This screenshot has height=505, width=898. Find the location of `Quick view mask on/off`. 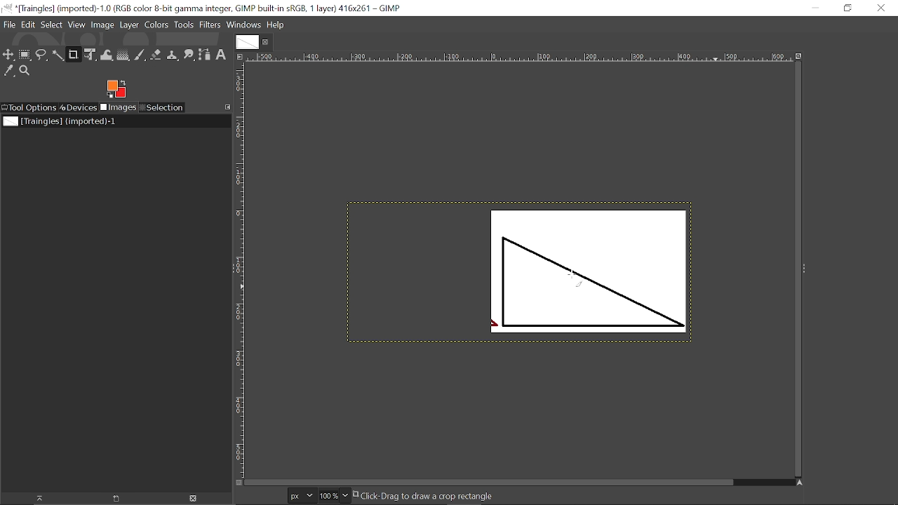

Quick view mask on/off is located at coordinates (238, 483).